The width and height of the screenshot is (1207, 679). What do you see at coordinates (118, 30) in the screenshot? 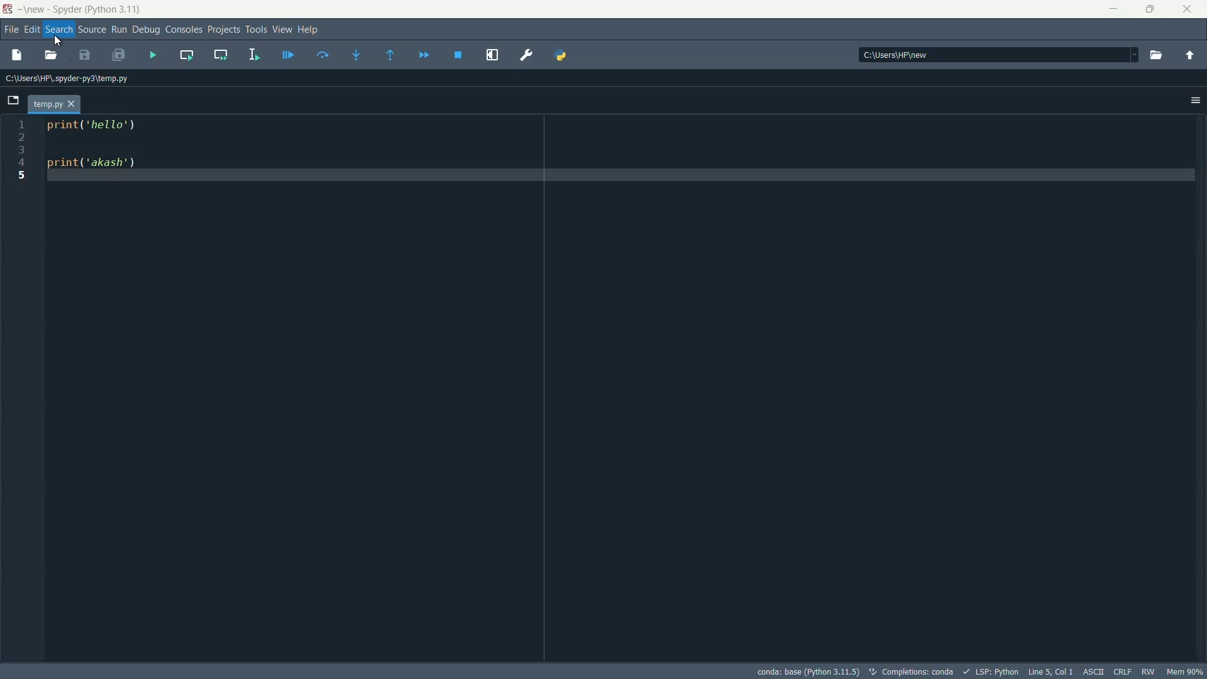
I see `run menu` at bounding box center [118, 30].